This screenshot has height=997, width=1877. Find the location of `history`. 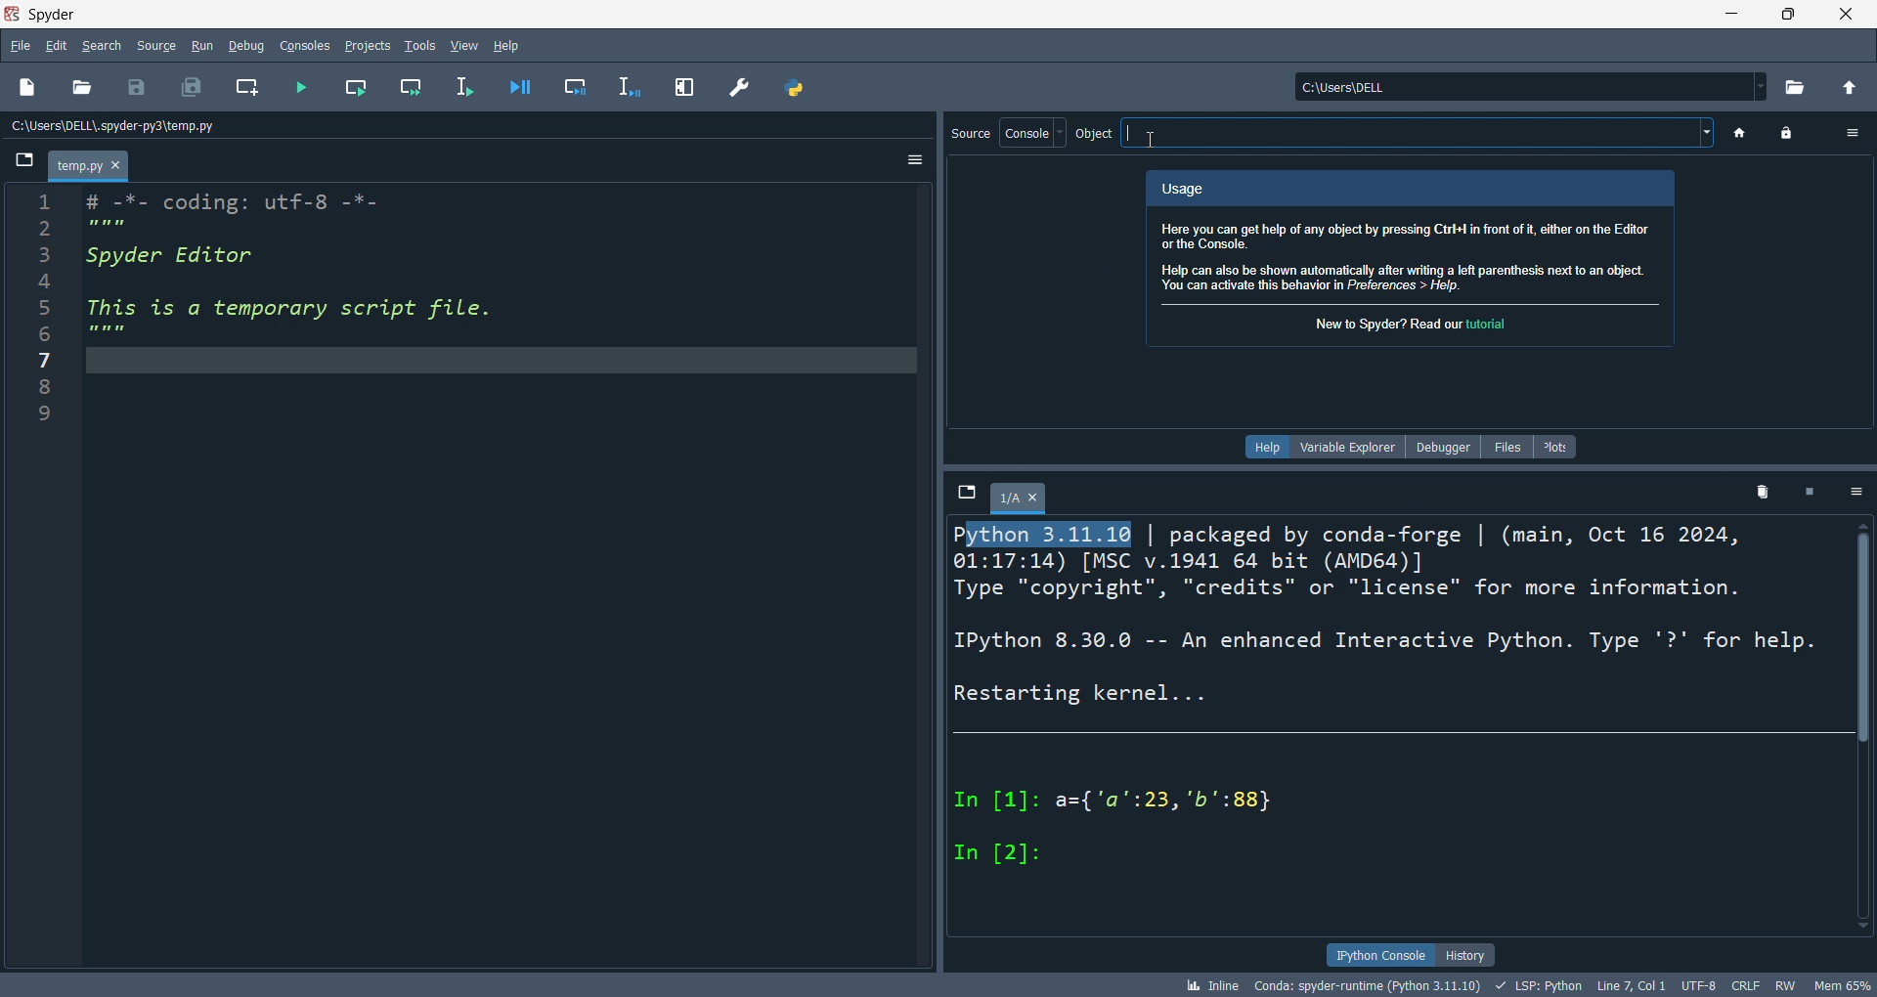

history is located at coordinates (1464, 954).